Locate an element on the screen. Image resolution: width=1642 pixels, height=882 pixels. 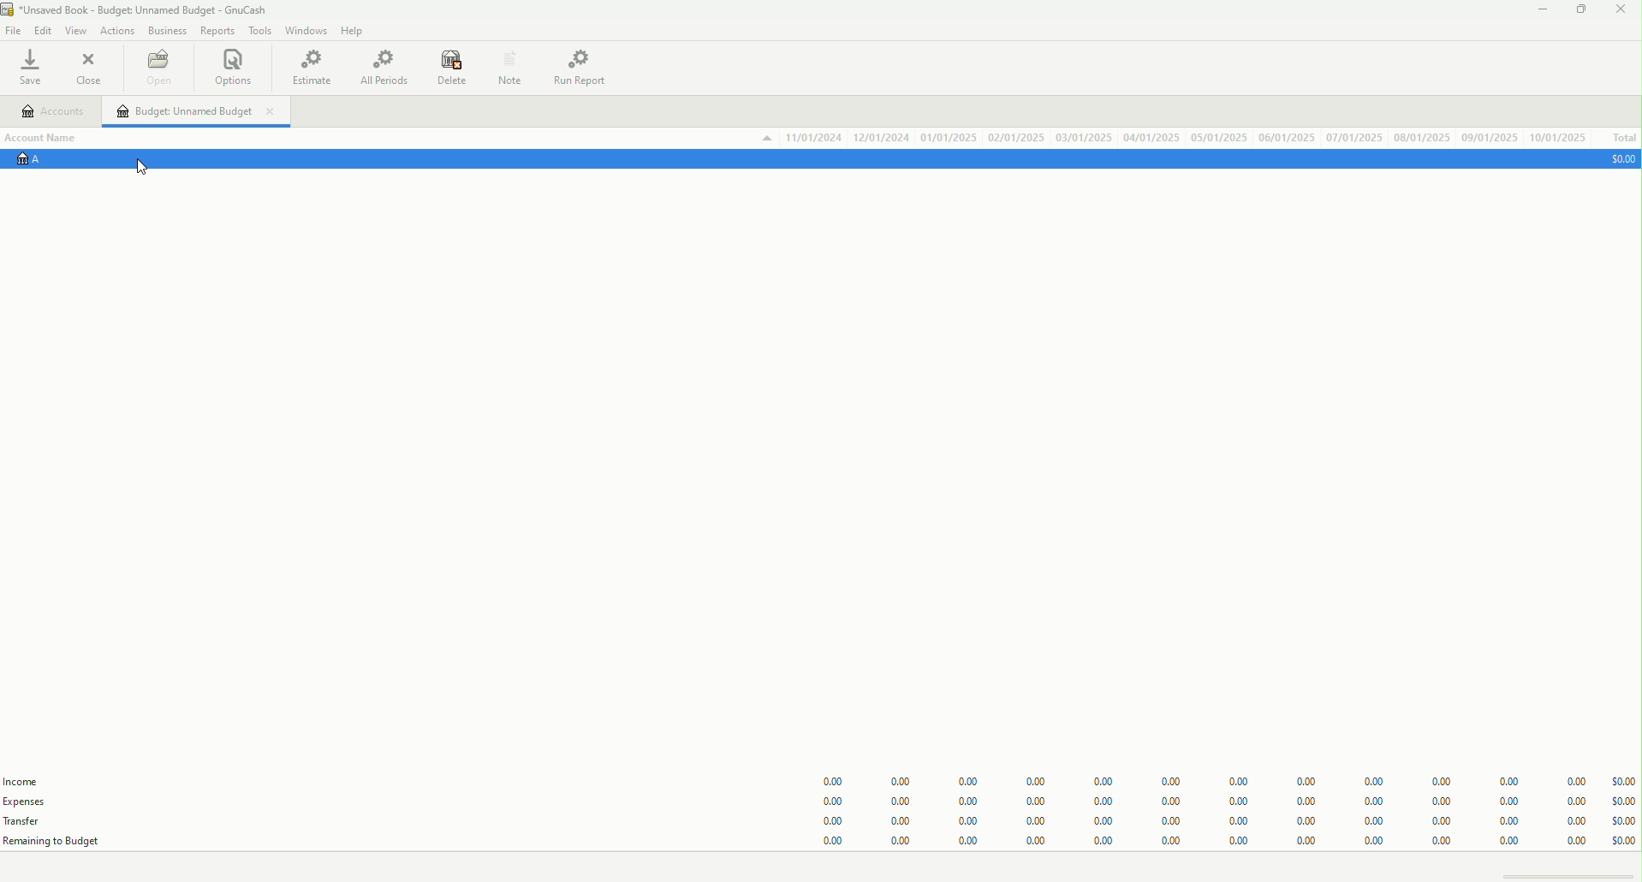
Expenses is located at coordinates (42, 802).